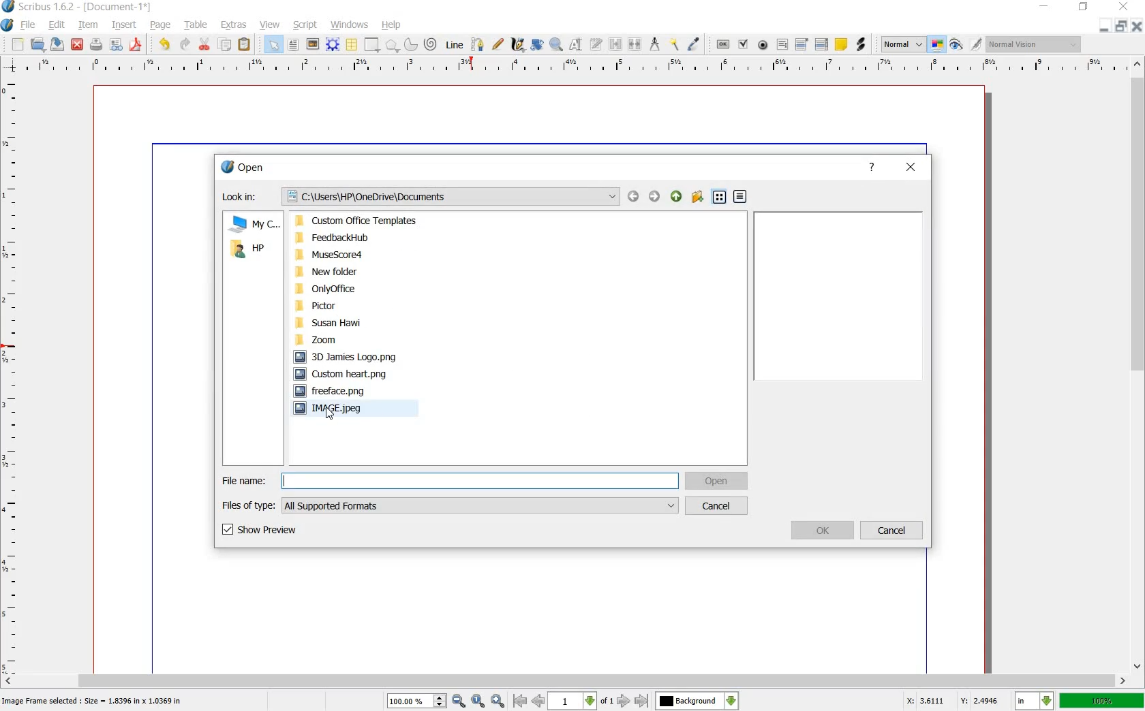 The width and height of the screenshot is (1145, 711). I want to click on Zoom to, so click(479, 700).